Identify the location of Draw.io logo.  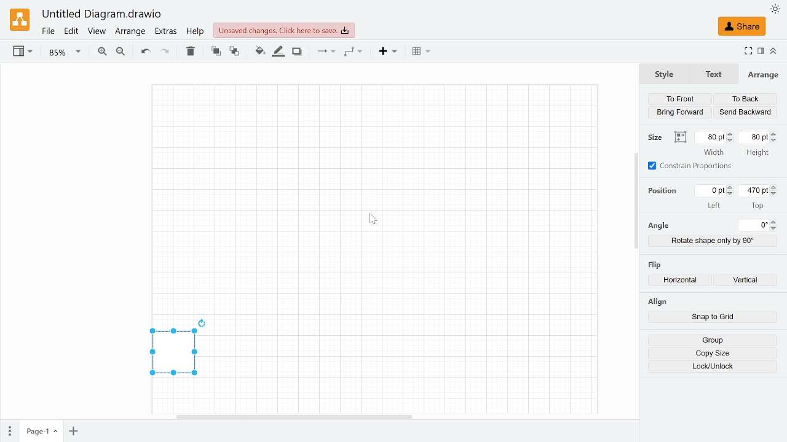
(21, 19).